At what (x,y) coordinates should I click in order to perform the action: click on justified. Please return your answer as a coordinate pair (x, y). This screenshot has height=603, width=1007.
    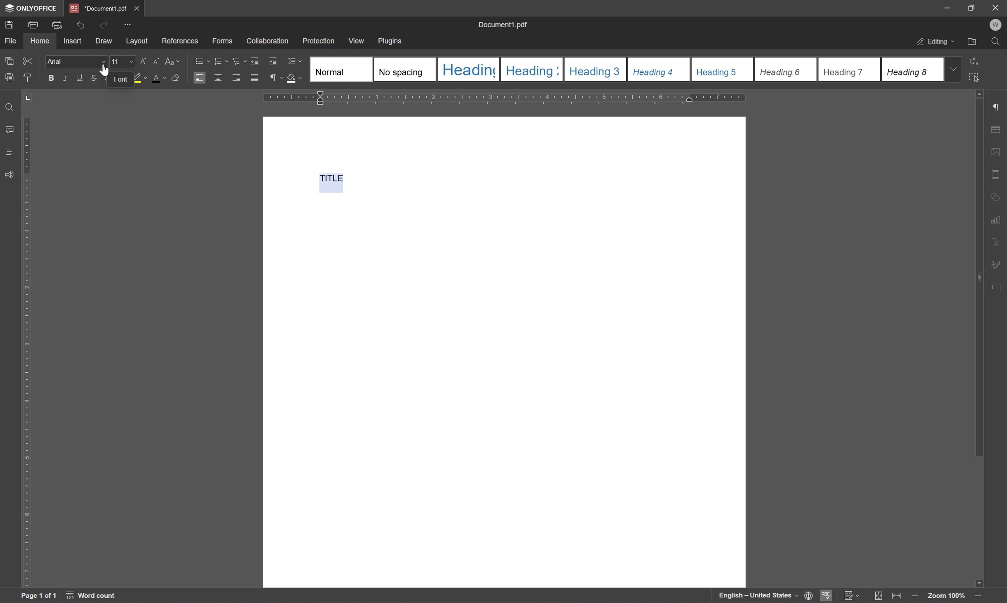
    Looking at the image, I should click on (255, 78).